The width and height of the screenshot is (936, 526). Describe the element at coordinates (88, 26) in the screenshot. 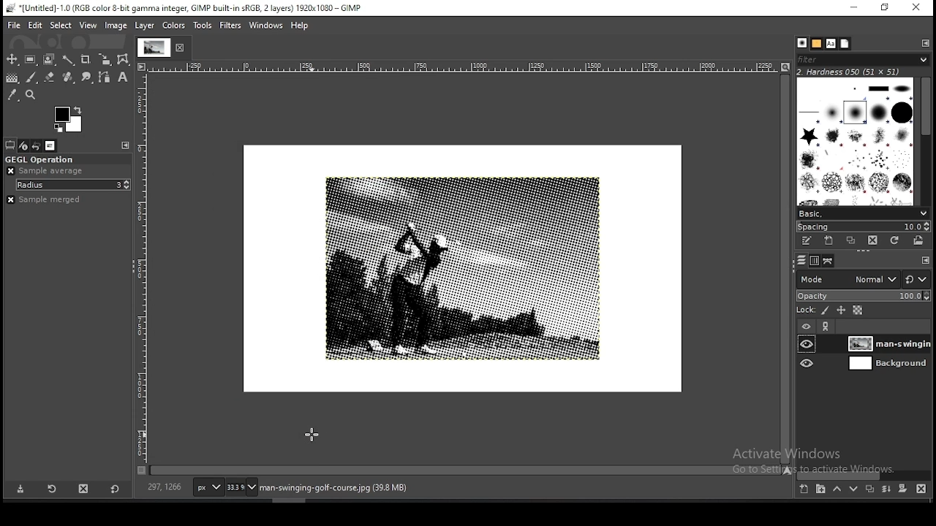

I see `view` at that location.